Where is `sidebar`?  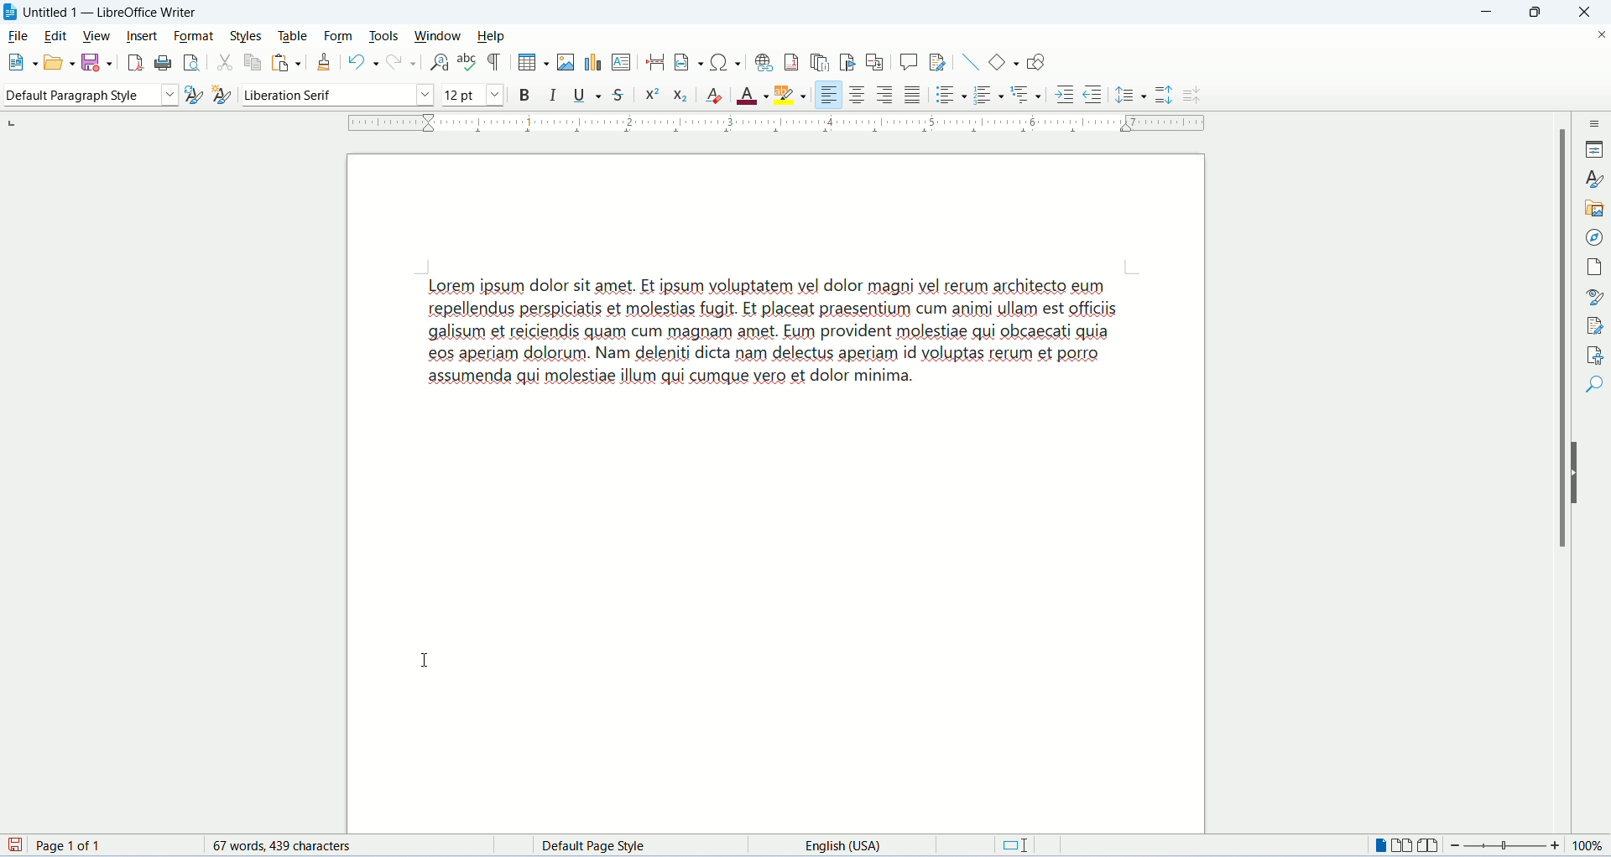
sidebar is located at coordinates (1594, 123).